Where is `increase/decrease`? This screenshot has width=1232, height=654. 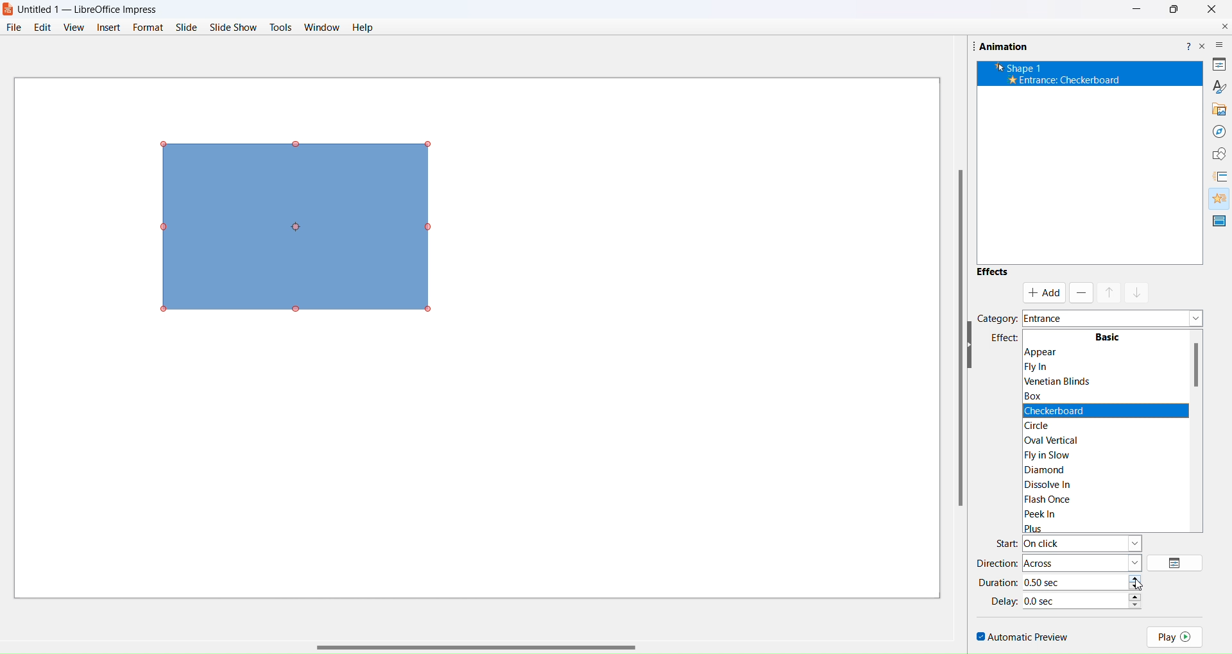 increase/decrease is located at coordinates (1137, 598).